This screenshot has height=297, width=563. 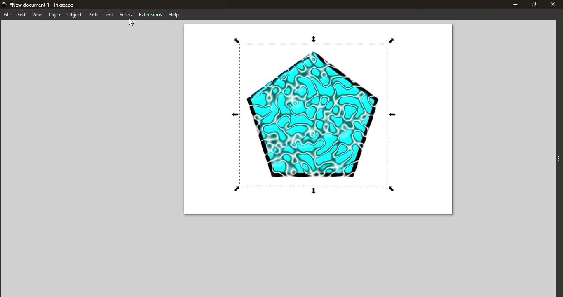 What do you see at coordinates (93, 15) in the screenshot?
I see `Path` at bounding box center [93, 15].